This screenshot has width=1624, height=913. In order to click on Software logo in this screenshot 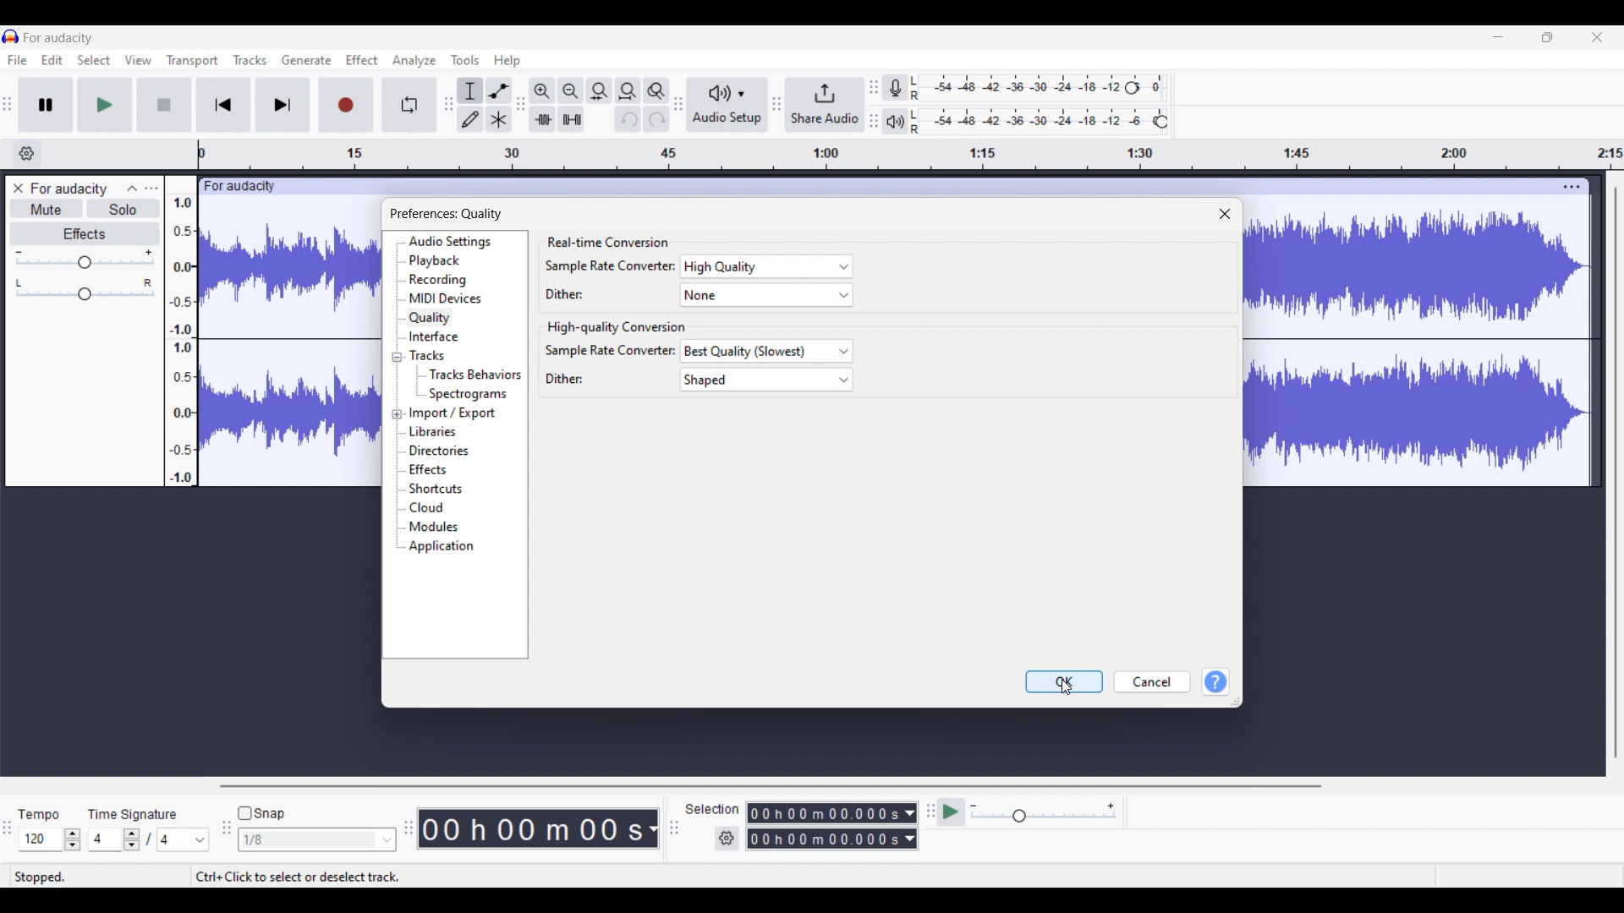, I will do `click(11, 36)`.